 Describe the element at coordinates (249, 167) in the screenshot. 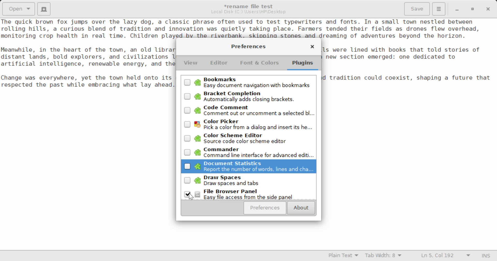

I see `Unselected Document Statistics ` at that location.